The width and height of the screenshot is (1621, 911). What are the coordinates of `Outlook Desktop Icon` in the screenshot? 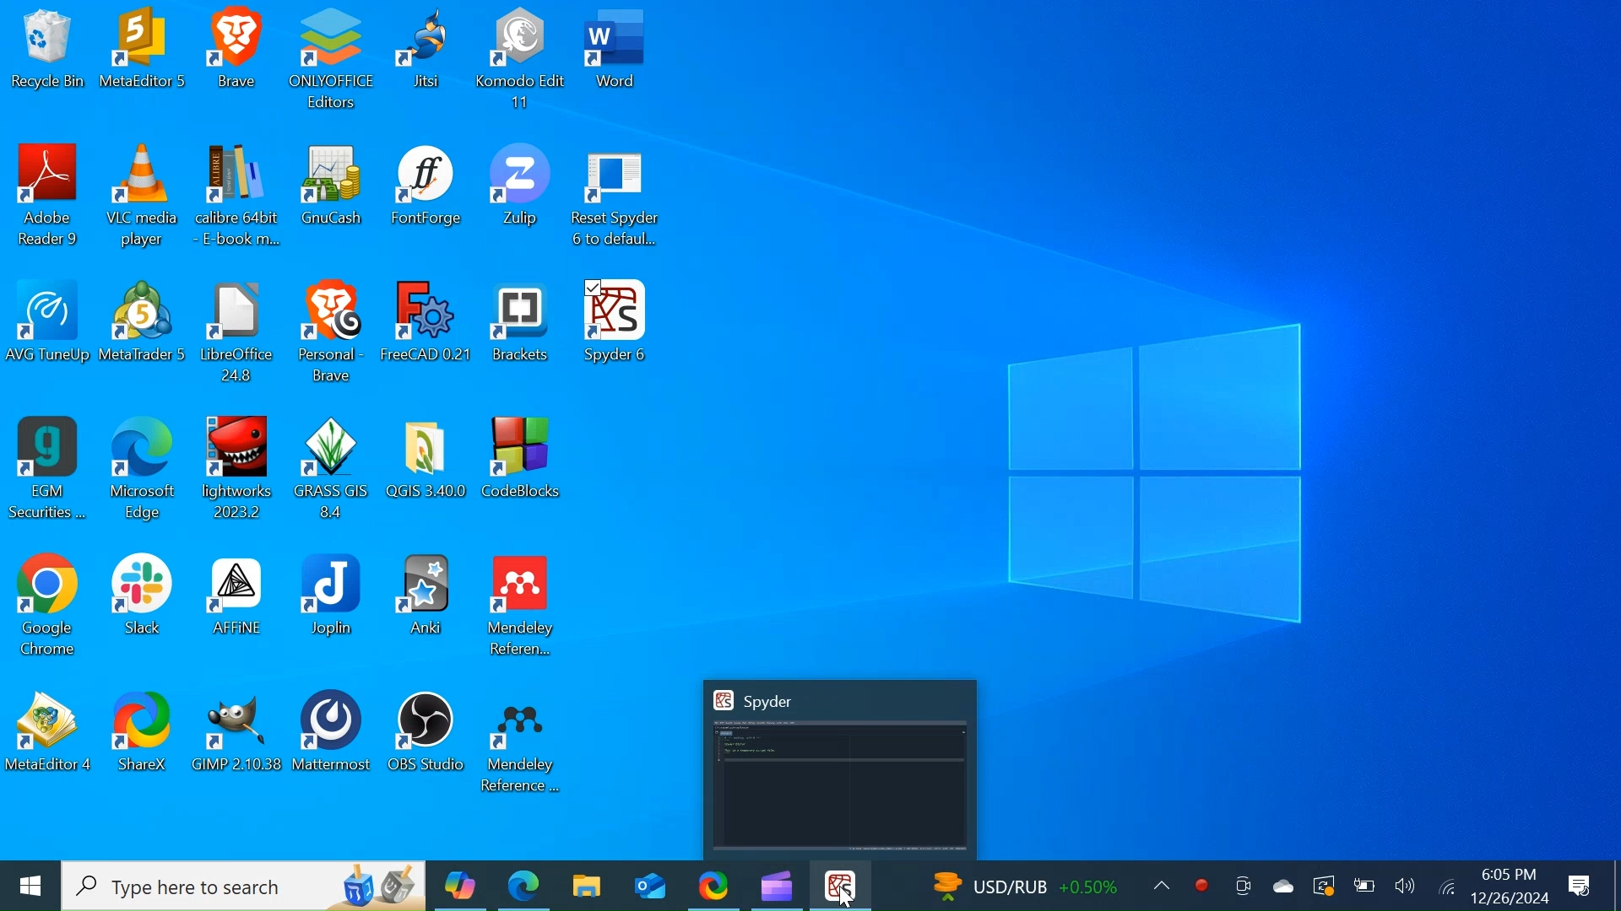 It's located at (646, 884).